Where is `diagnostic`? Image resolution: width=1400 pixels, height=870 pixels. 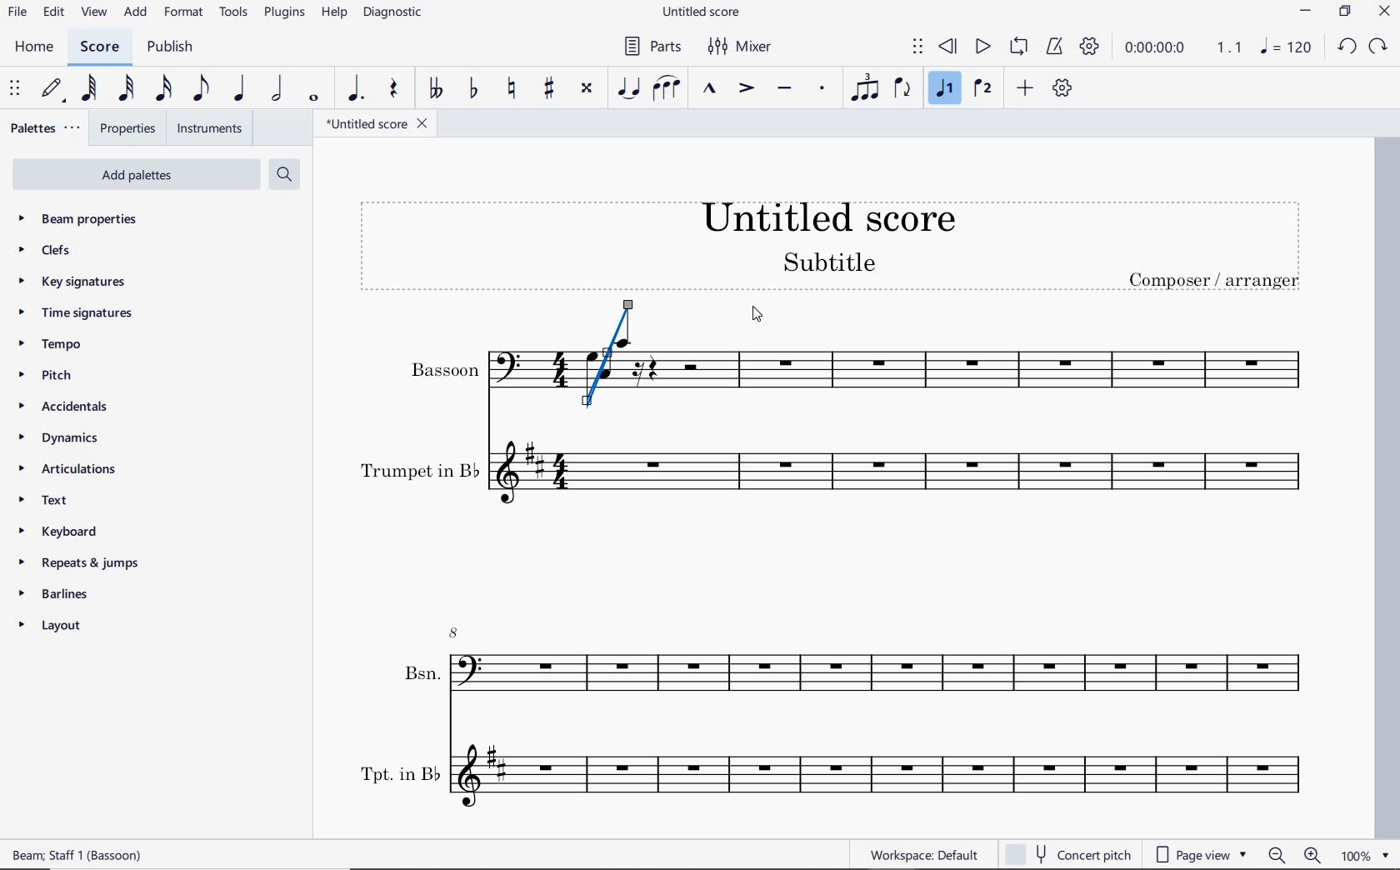 diagnostic is located at coordinates (392, 13).